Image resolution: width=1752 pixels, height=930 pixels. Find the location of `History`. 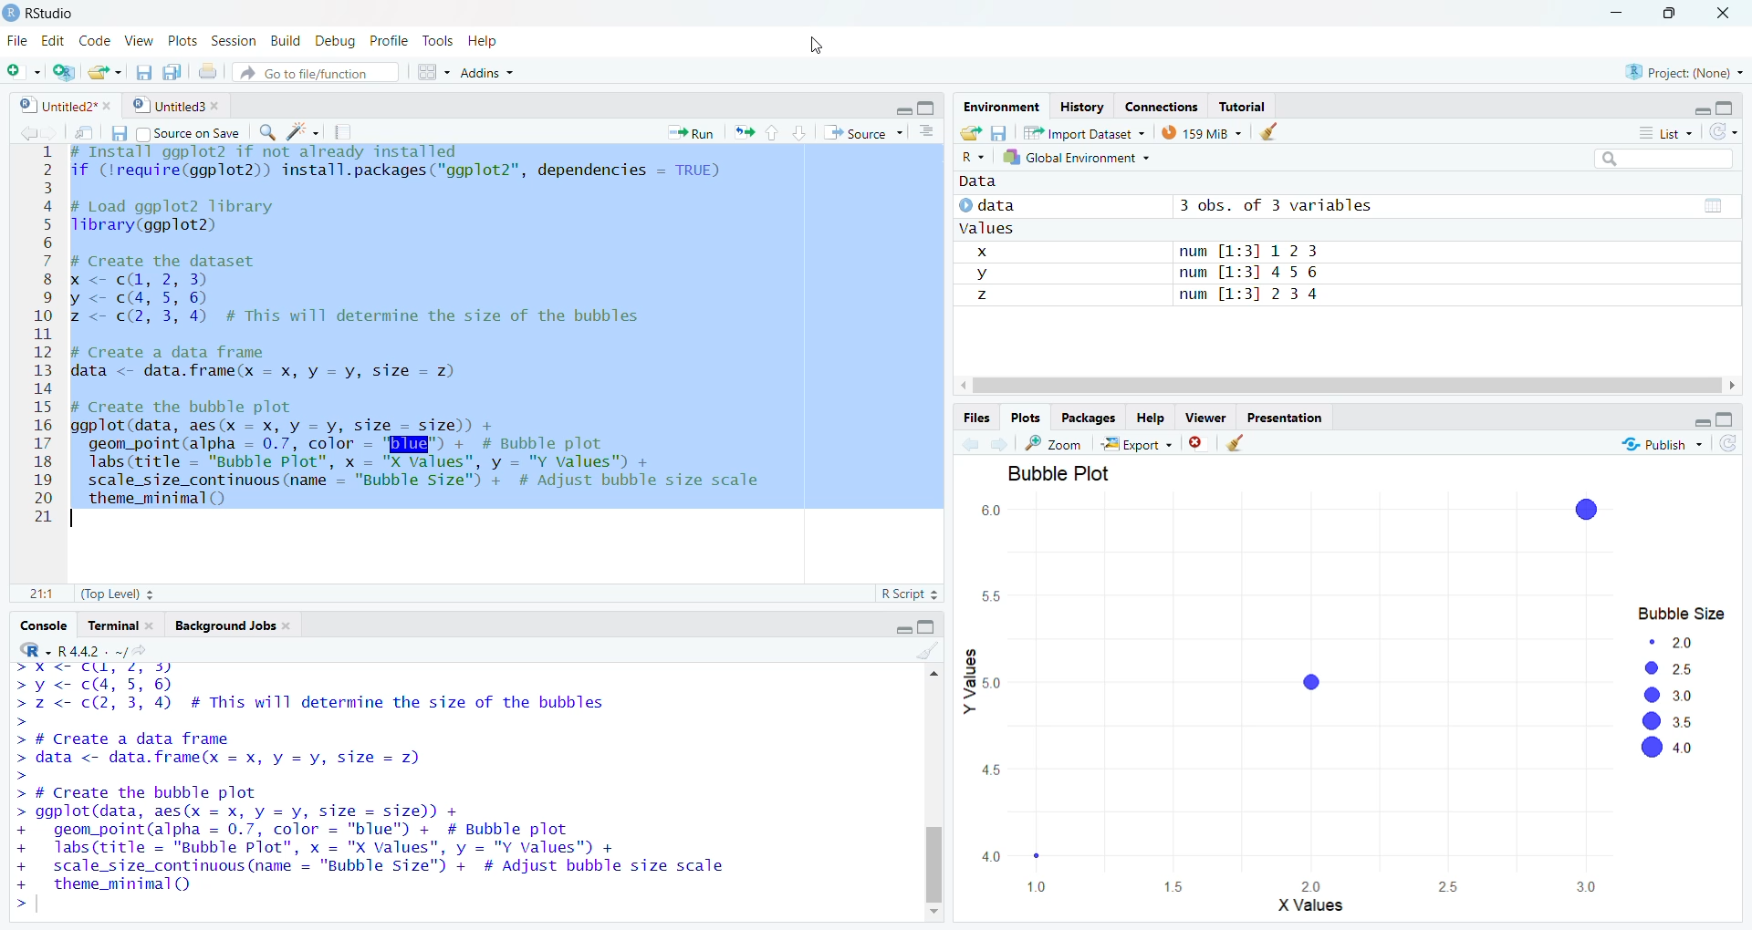

History is located at coordinates (1079, 104).